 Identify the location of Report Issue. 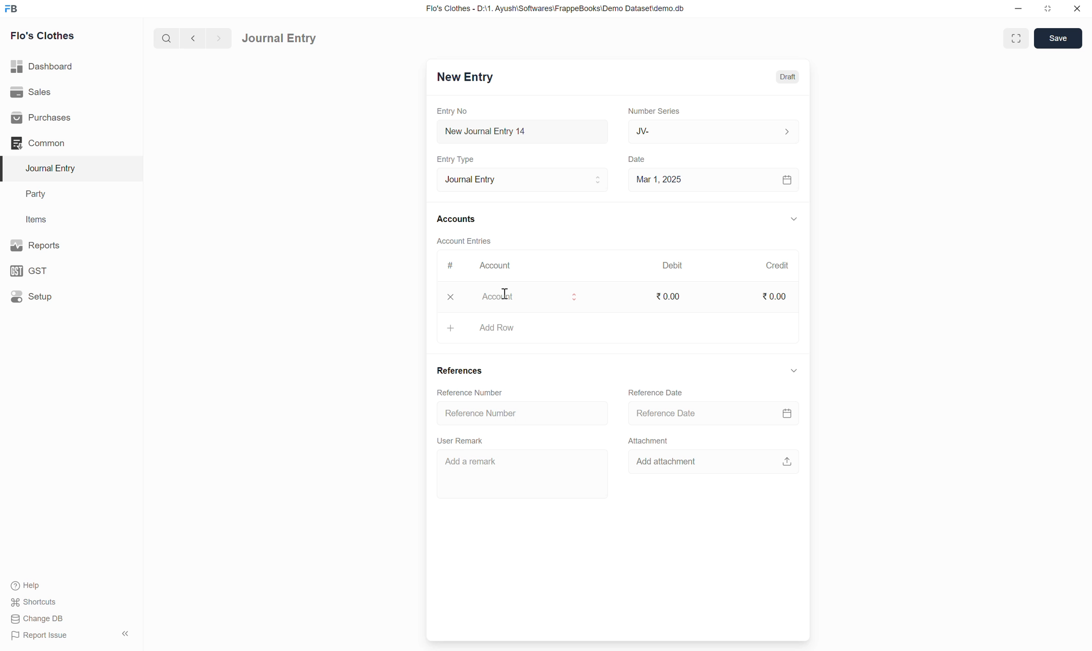
(43, 636).